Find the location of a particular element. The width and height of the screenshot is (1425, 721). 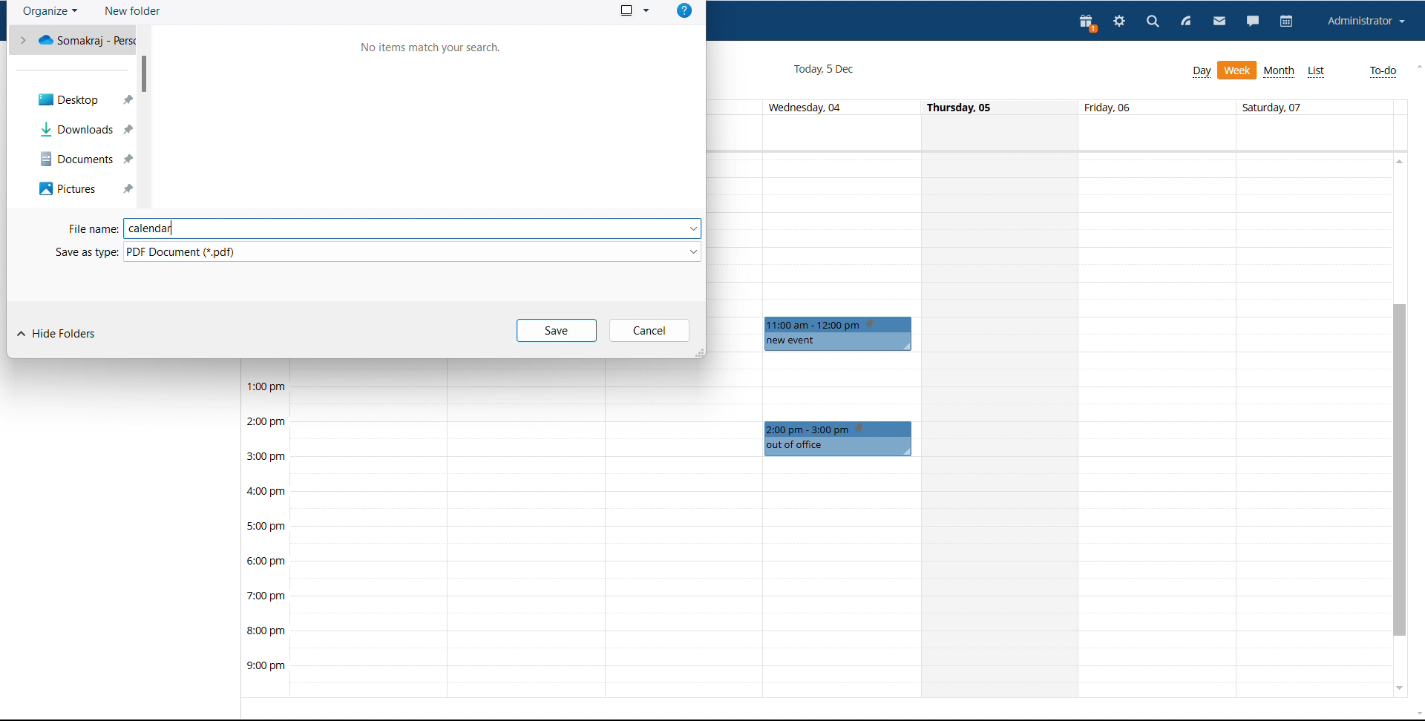

mail is located at coordinates (1218, 23).